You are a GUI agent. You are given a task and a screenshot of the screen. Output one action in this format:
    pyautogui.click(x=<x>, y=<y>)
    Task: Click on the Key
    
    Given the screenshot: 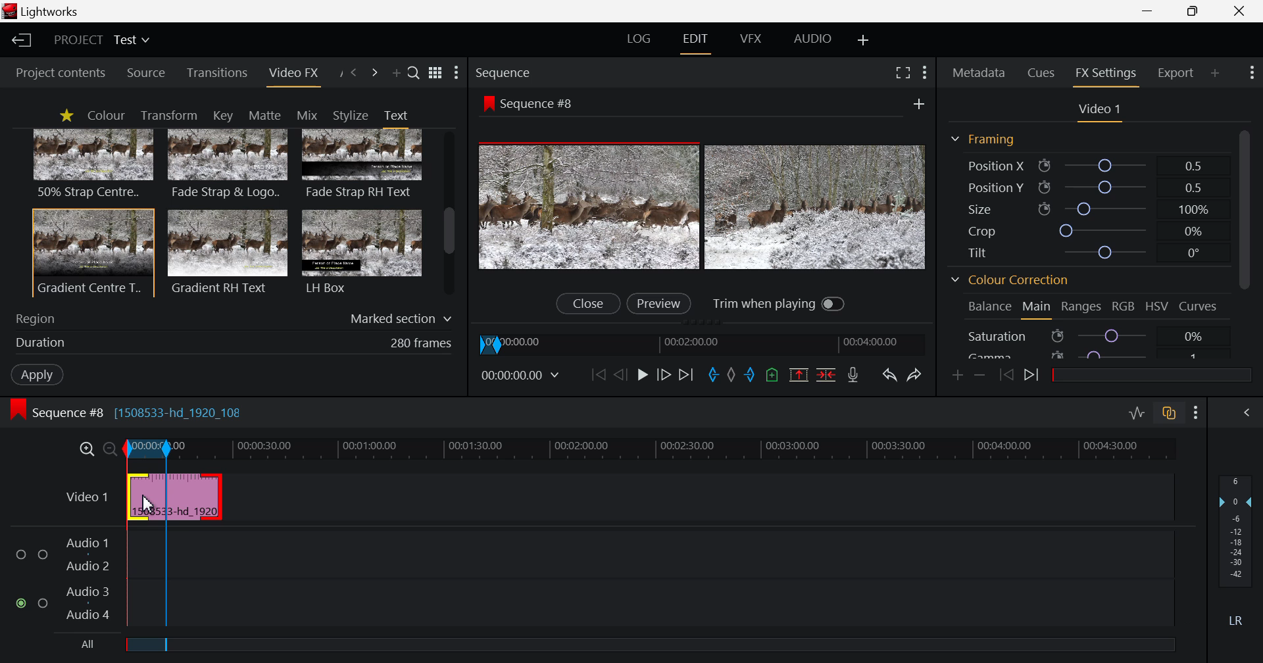 What is the action you would take?
    pyautogui.click(x=222, y=116)
    